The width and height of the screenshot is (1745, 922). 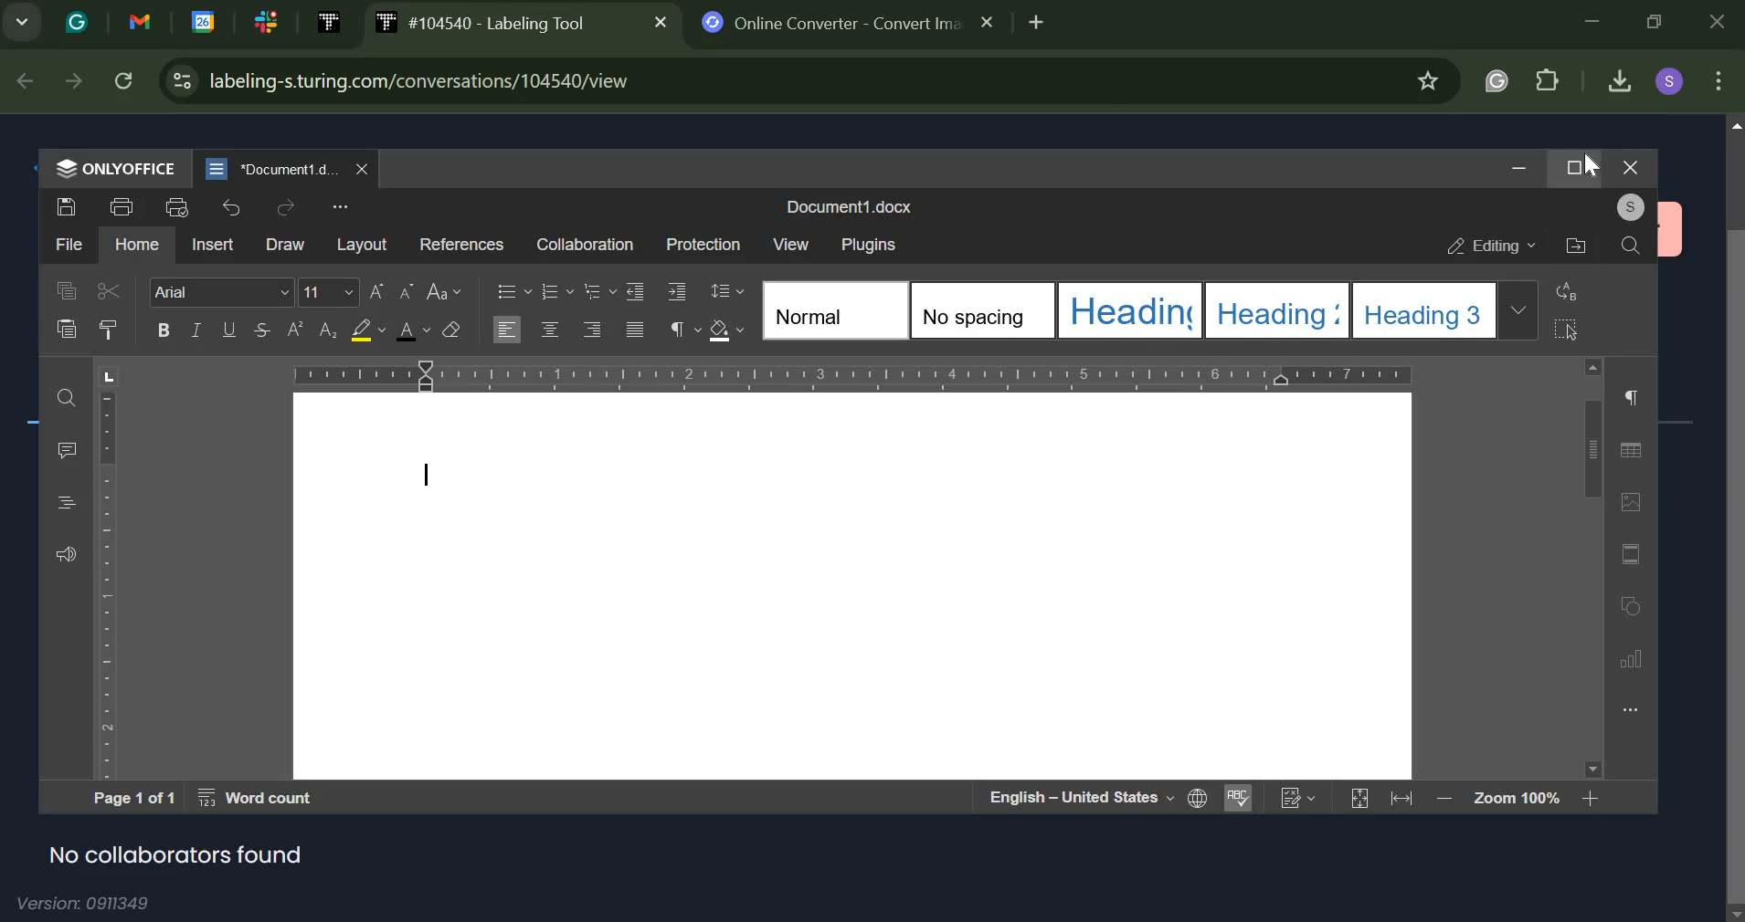 What do you see at coordinates (73, 80) in the screenshot?
I see `Forward ` at bounding box center [73, 80].